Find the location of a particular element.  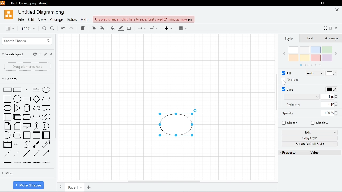

Click here to save is located at coordinates (144, 19).